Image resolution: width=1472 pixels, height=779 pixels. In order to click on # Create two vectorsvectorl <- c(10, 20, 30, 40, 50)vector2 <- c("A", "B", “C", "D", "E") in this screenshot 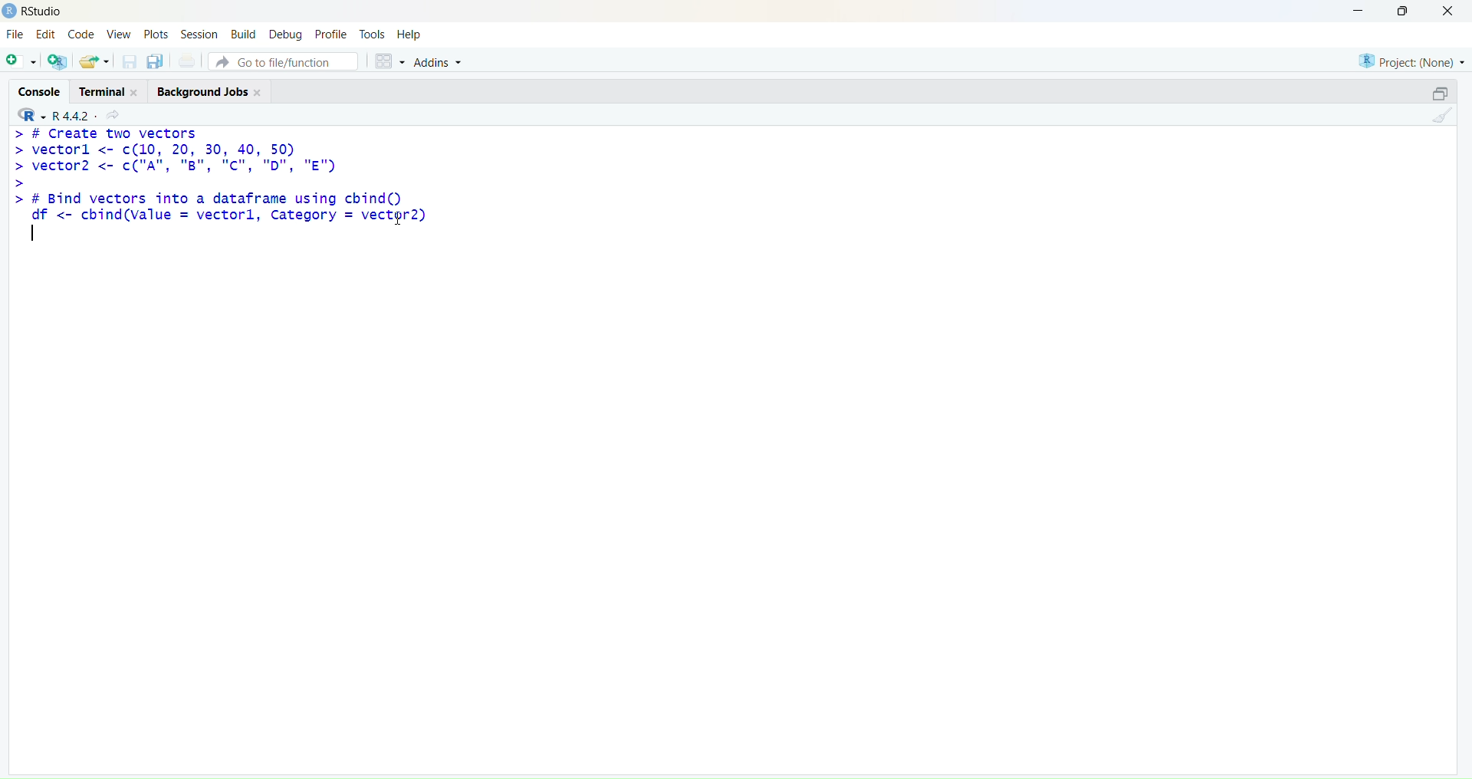, I will do `click(175, 158)`.